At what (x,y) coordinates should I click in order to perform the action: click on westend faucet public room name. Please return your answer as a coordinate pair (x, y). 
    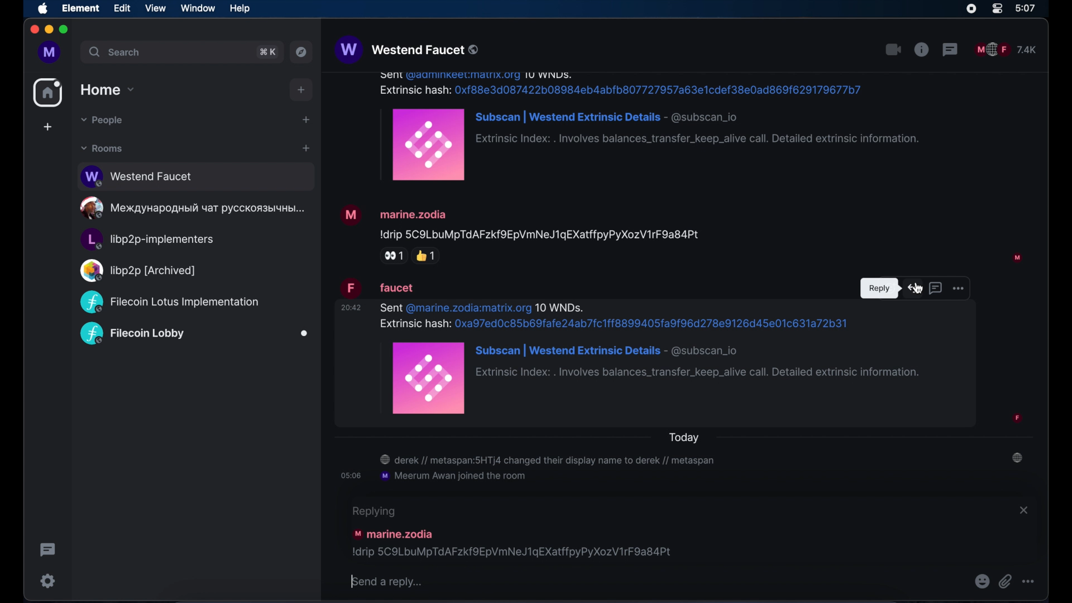
    Looking at the image, I should click on (407, 51).